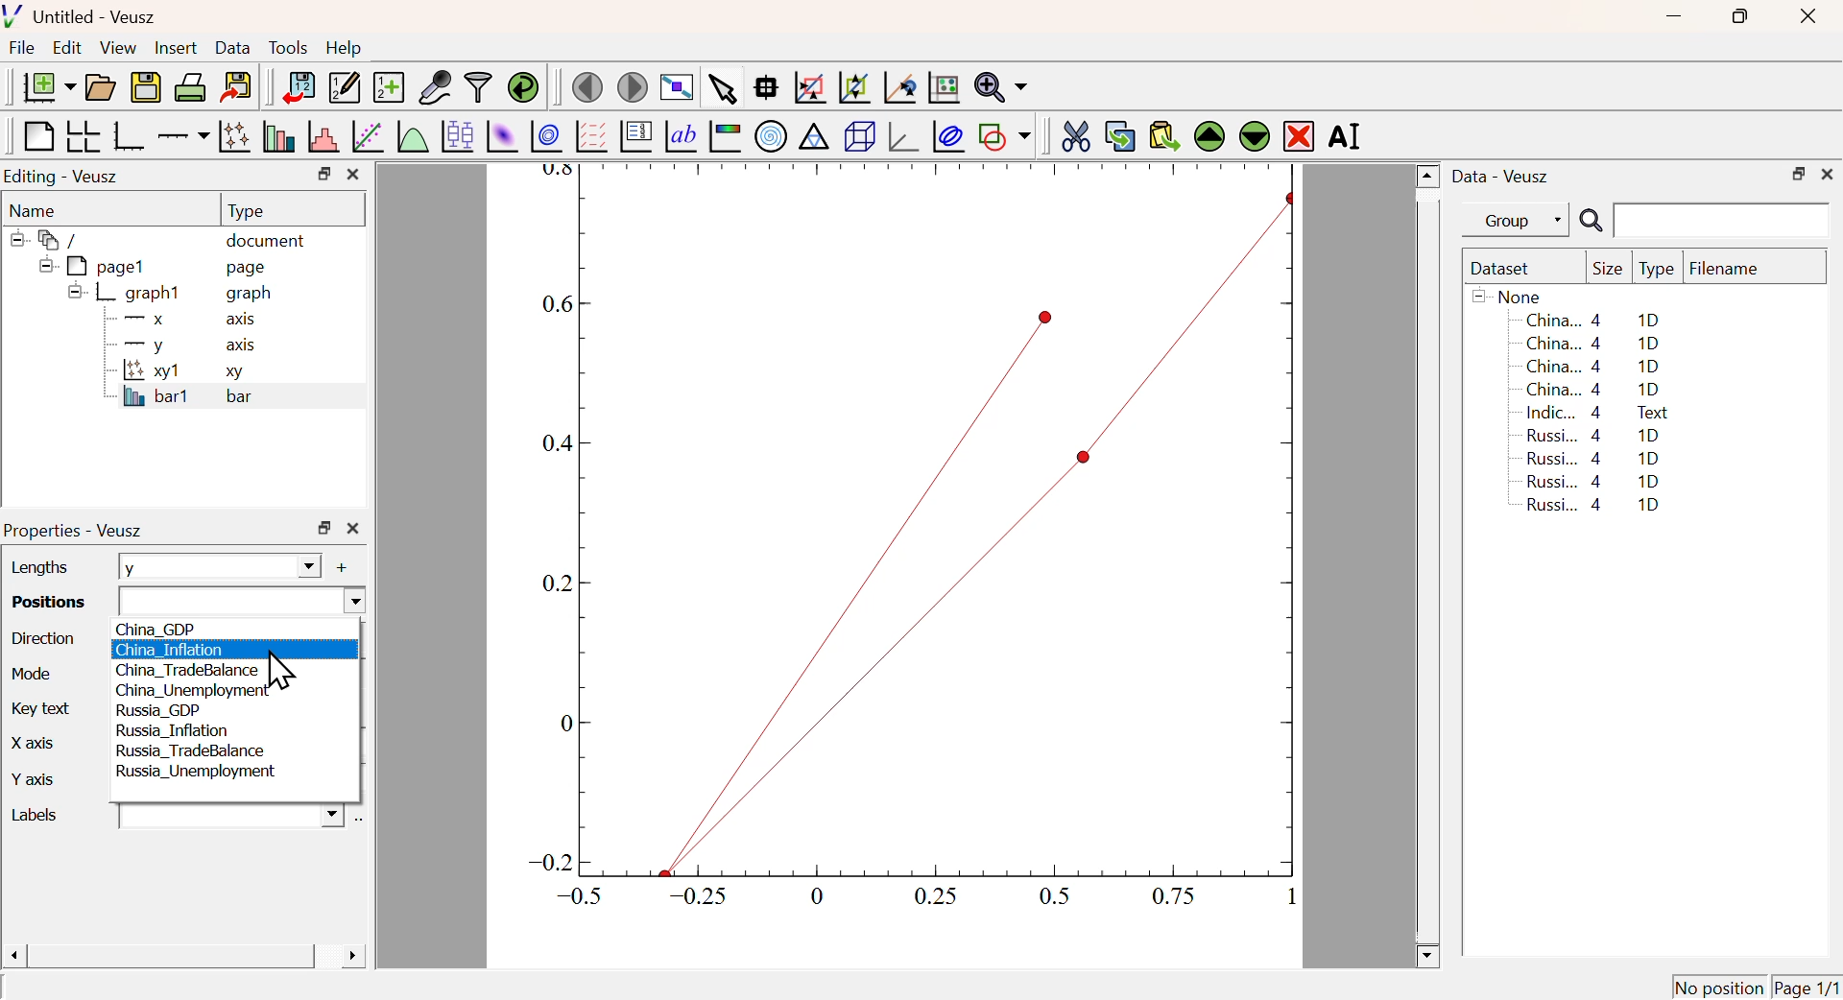 The height and width of the screenshot is (1000, 1843). I want to click on Edit, so click(67, 46).